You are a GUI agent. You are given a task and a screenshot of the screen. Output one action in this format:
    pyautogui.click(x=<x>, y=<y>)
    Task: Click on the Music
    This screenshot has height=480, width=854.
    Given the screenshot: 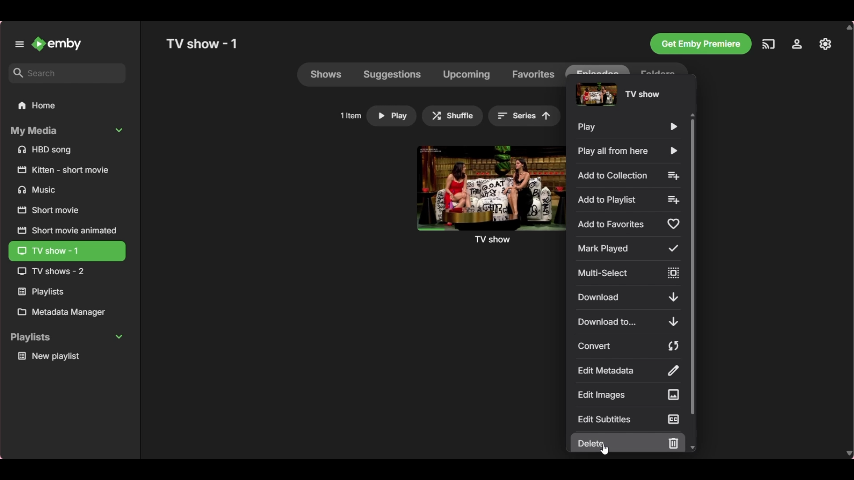 What is the action you would take?
    pyautogui.click(x=68, y=189)
    